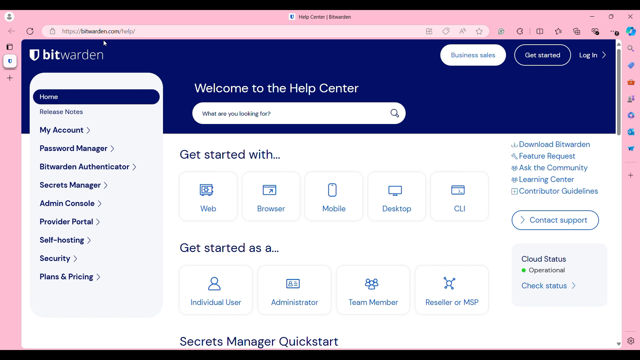  Describe the element at coordinates (520, 31) in the screenshot. I see `Extensions` at that location.